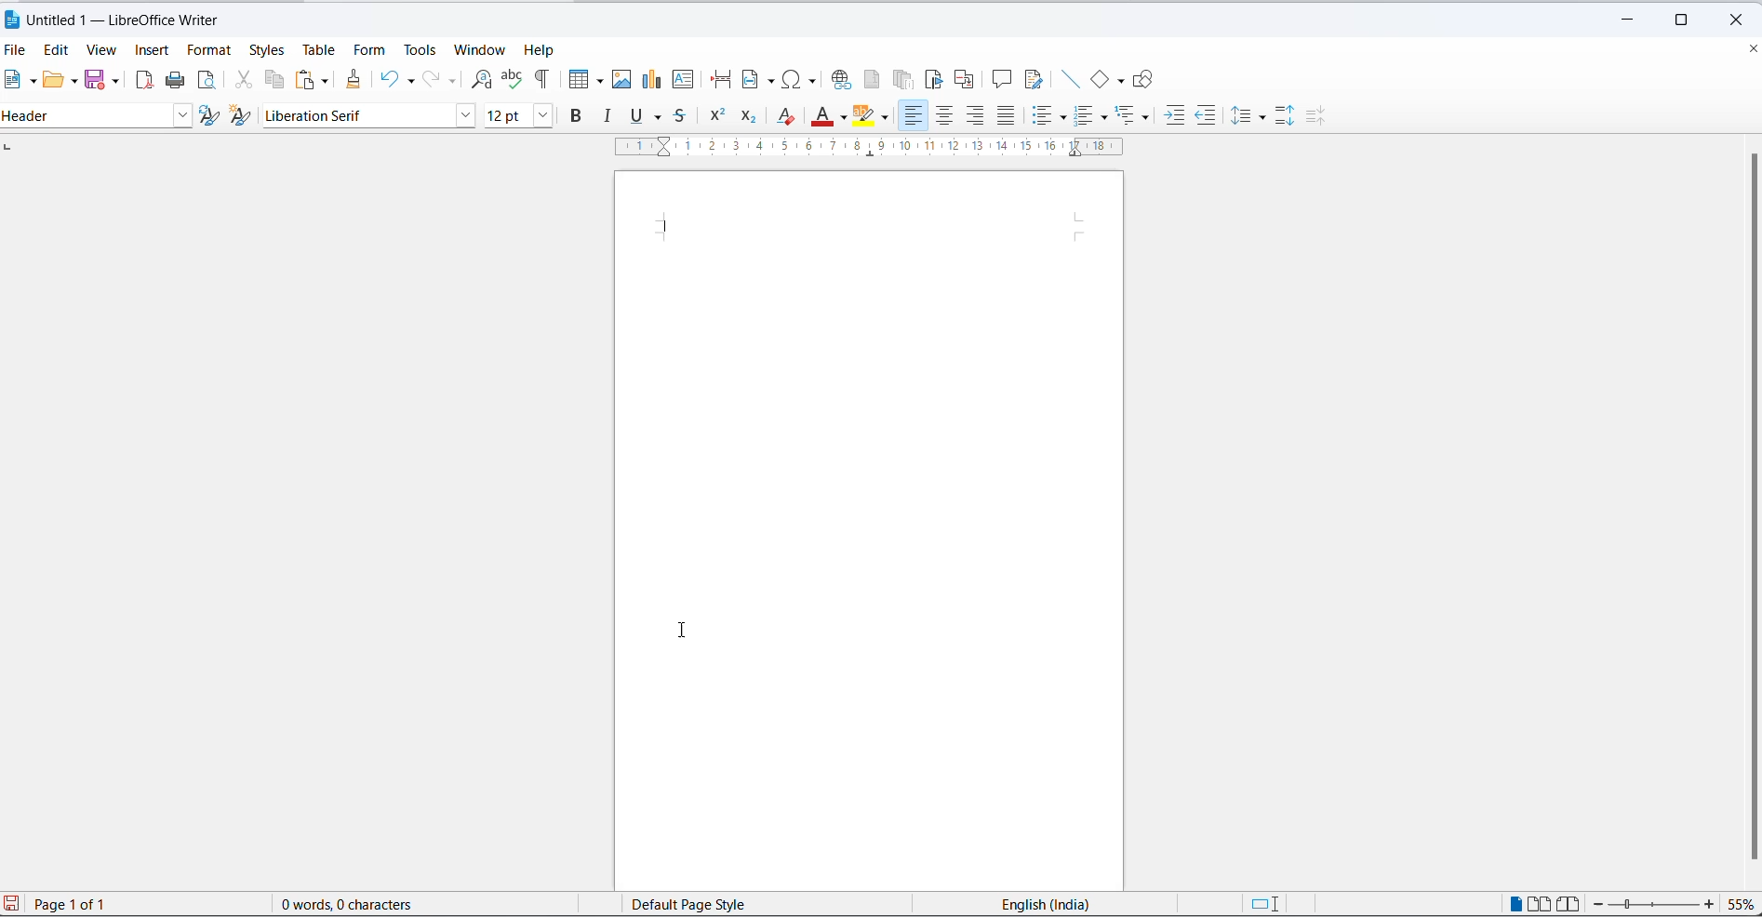  What do you see at coordinates (868, 115) in the screenshot?
I see `character highlighting` at bounding box center [868, 115].